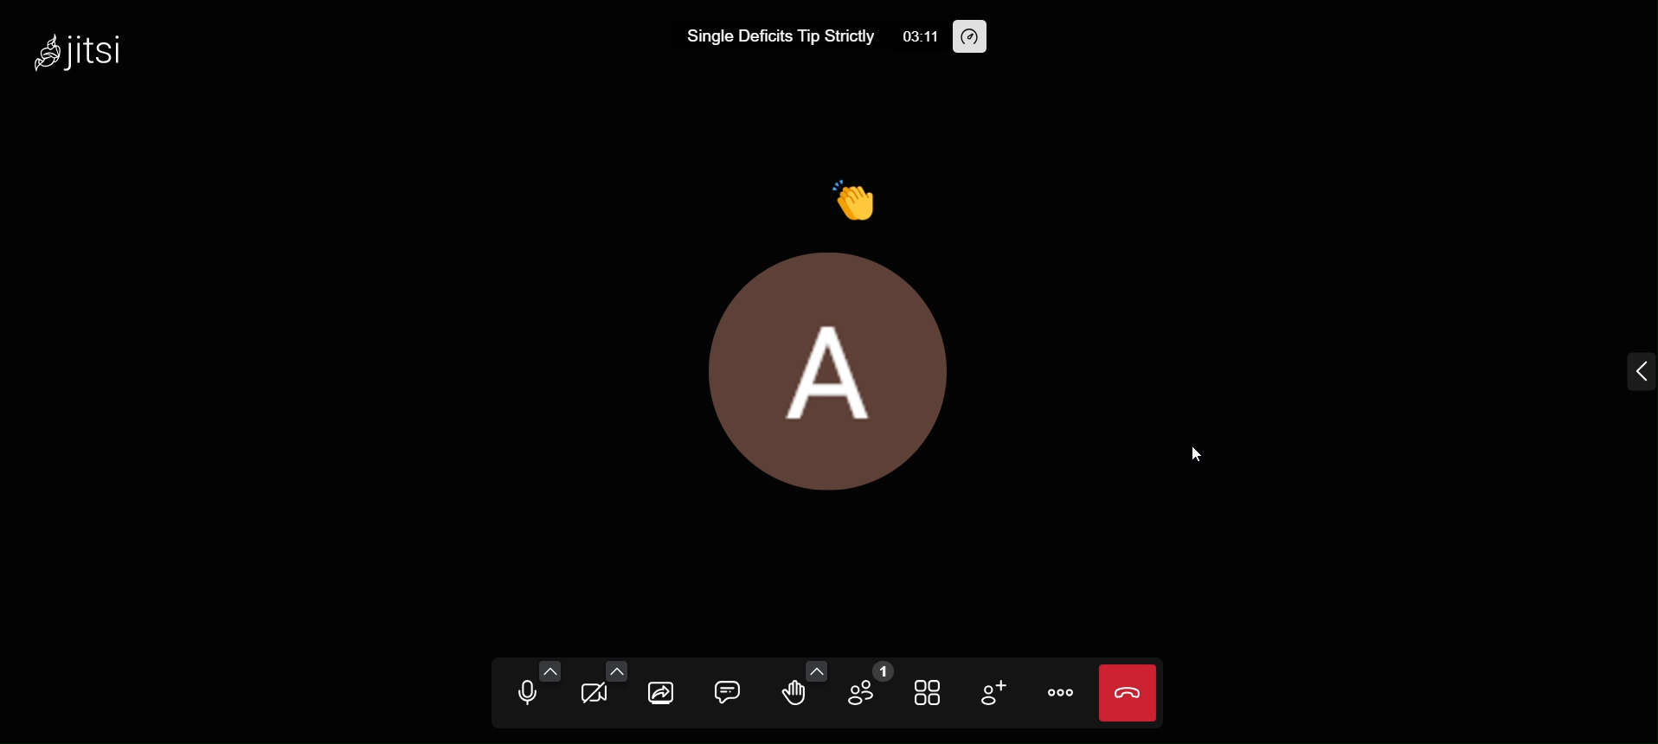 Image resolution: width=1658 pixels, height=744 pixels. Describe the element at coordinates (1195, 453) in the screenshot. I see `Cursor` at that location.